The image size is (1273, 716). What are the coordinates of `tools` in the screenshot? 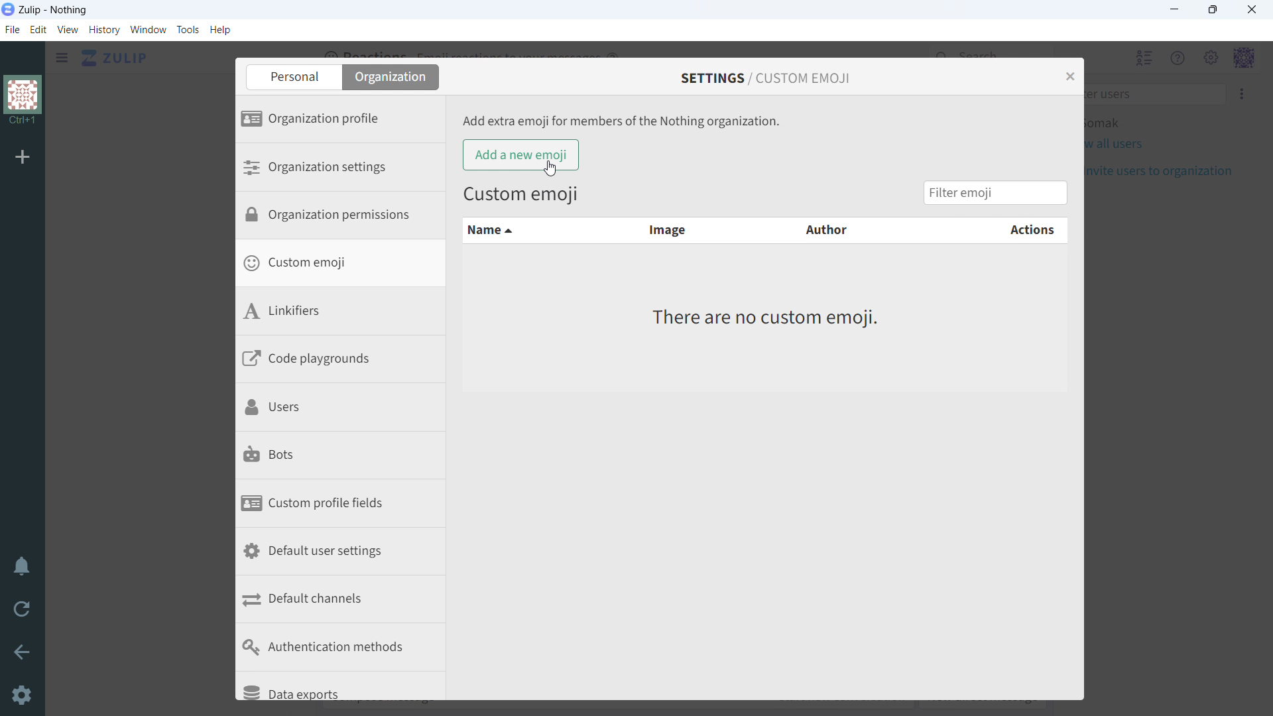 It's located at (188, 29).